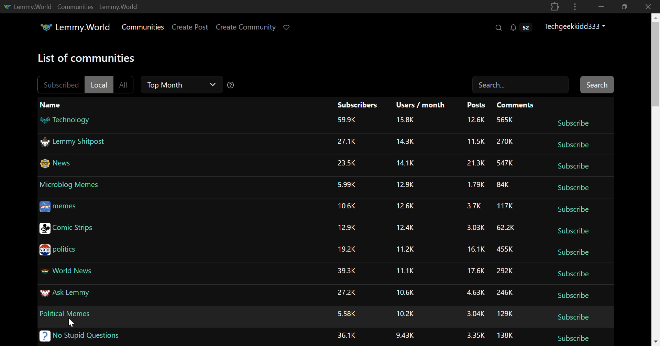 The image size is (660, 346). I want to click on Amount, so click(406, 163).